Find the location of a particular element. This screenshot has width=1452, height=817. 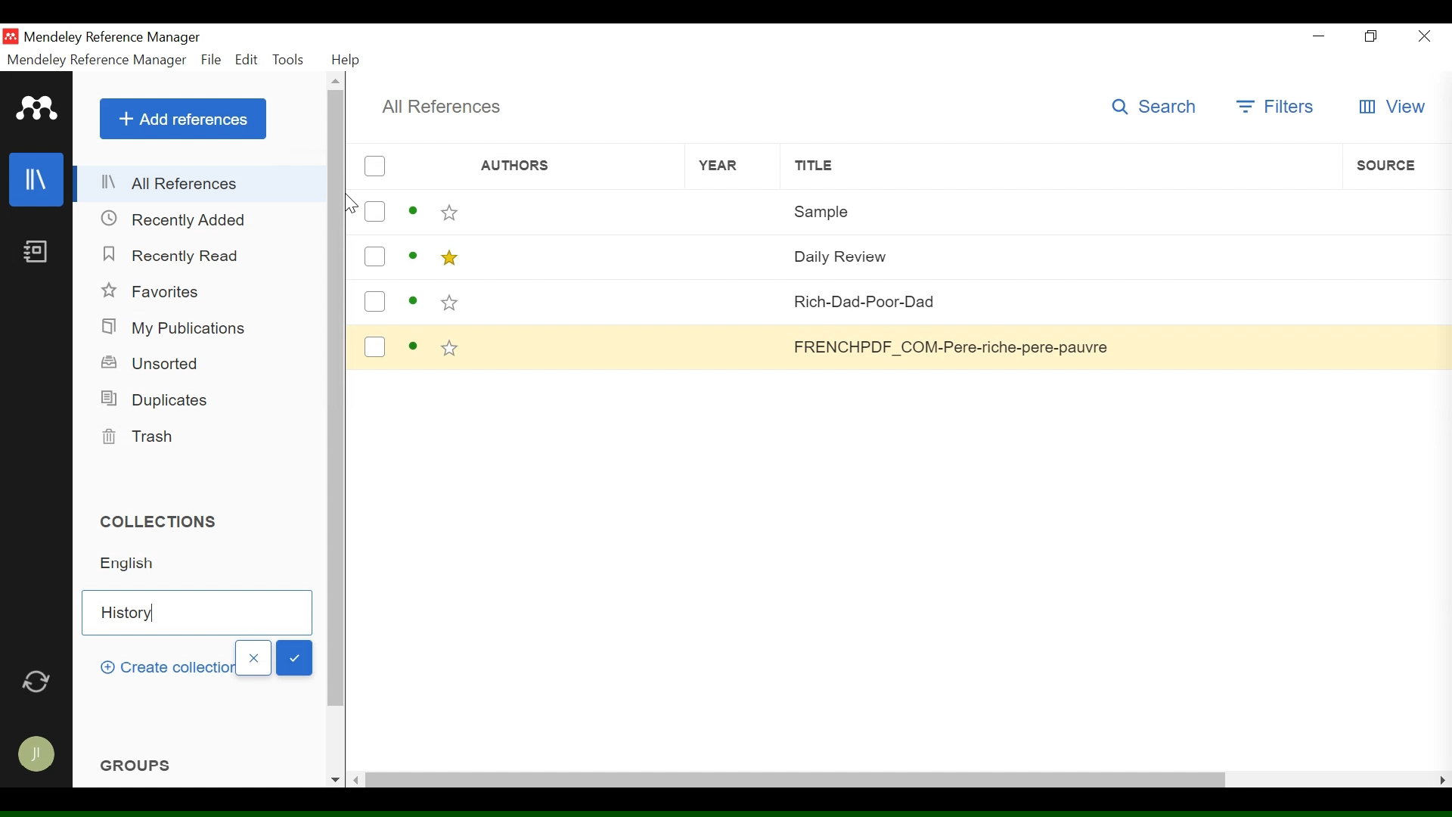

Authors is located at coordinates (553, 169).